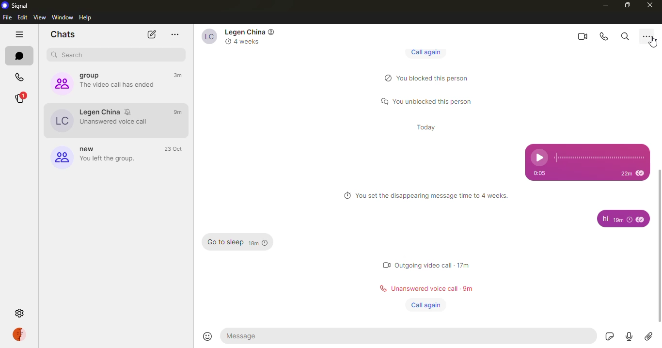 This screenshot has width=662, height=348. Describe the element at coordinates (40, 17) in the screenshot. I see `view` at that location.